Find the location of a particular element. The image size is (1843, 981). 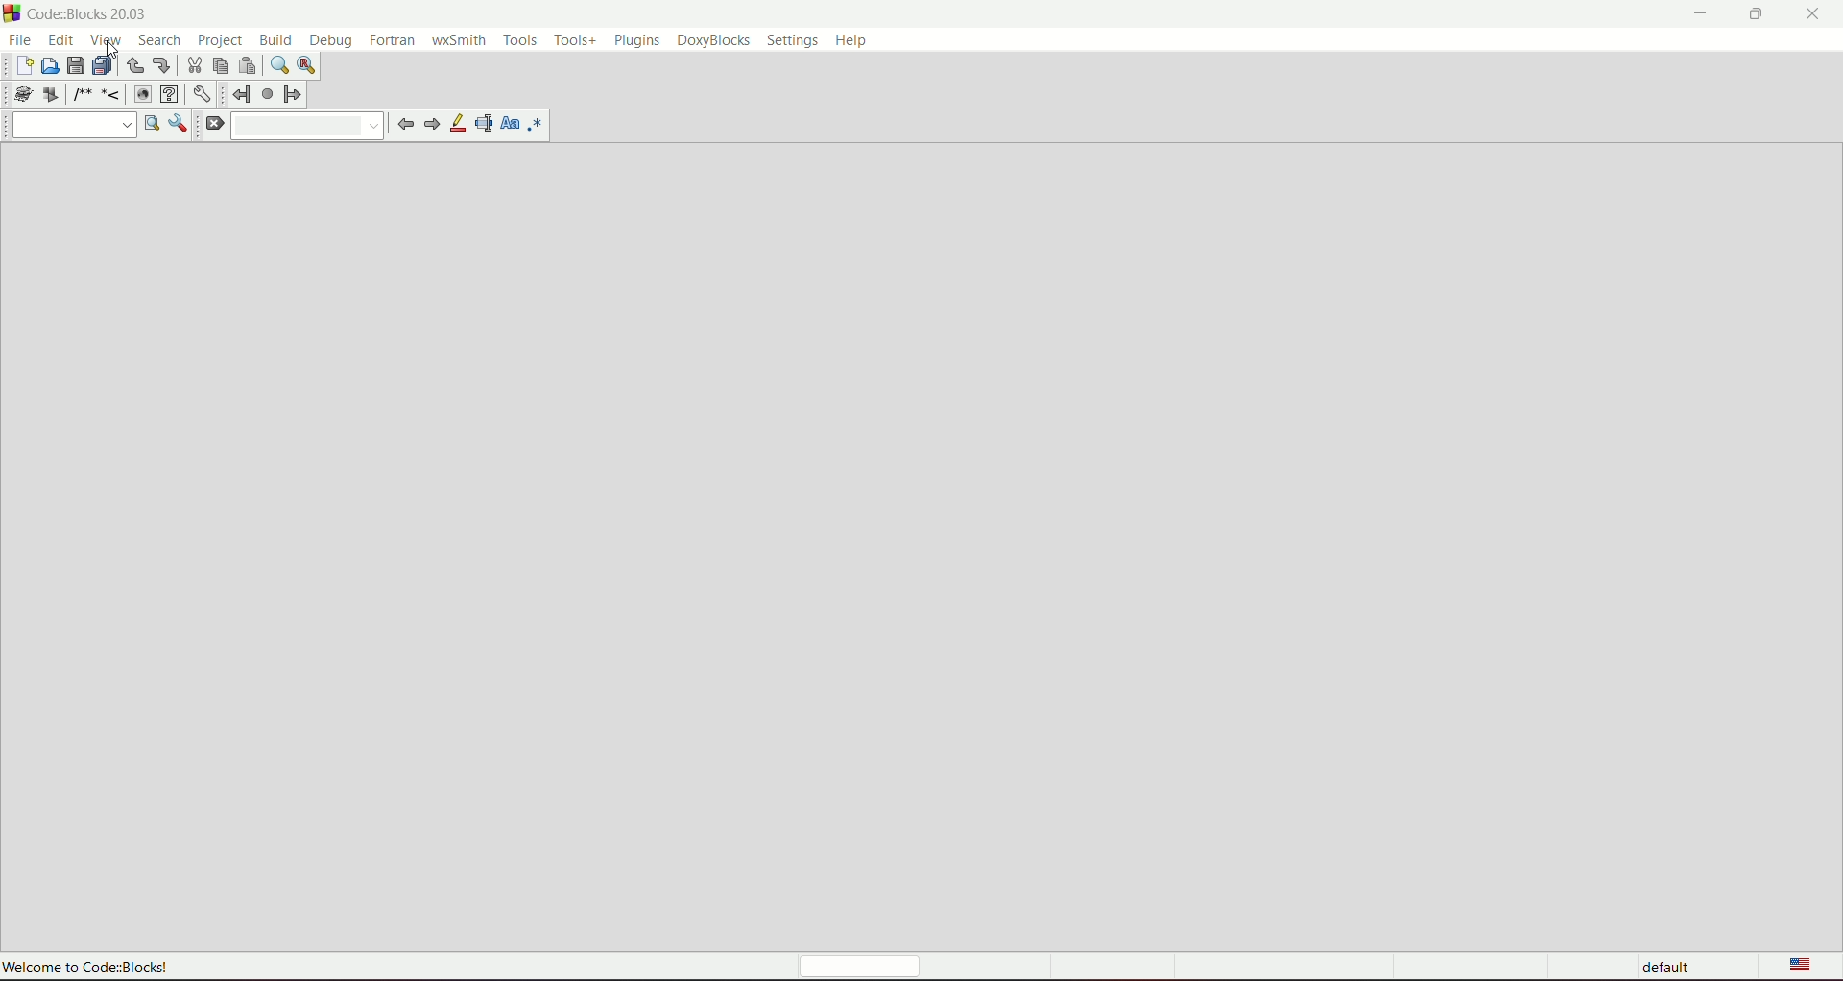

selected text is located at coordinates (485, 122).